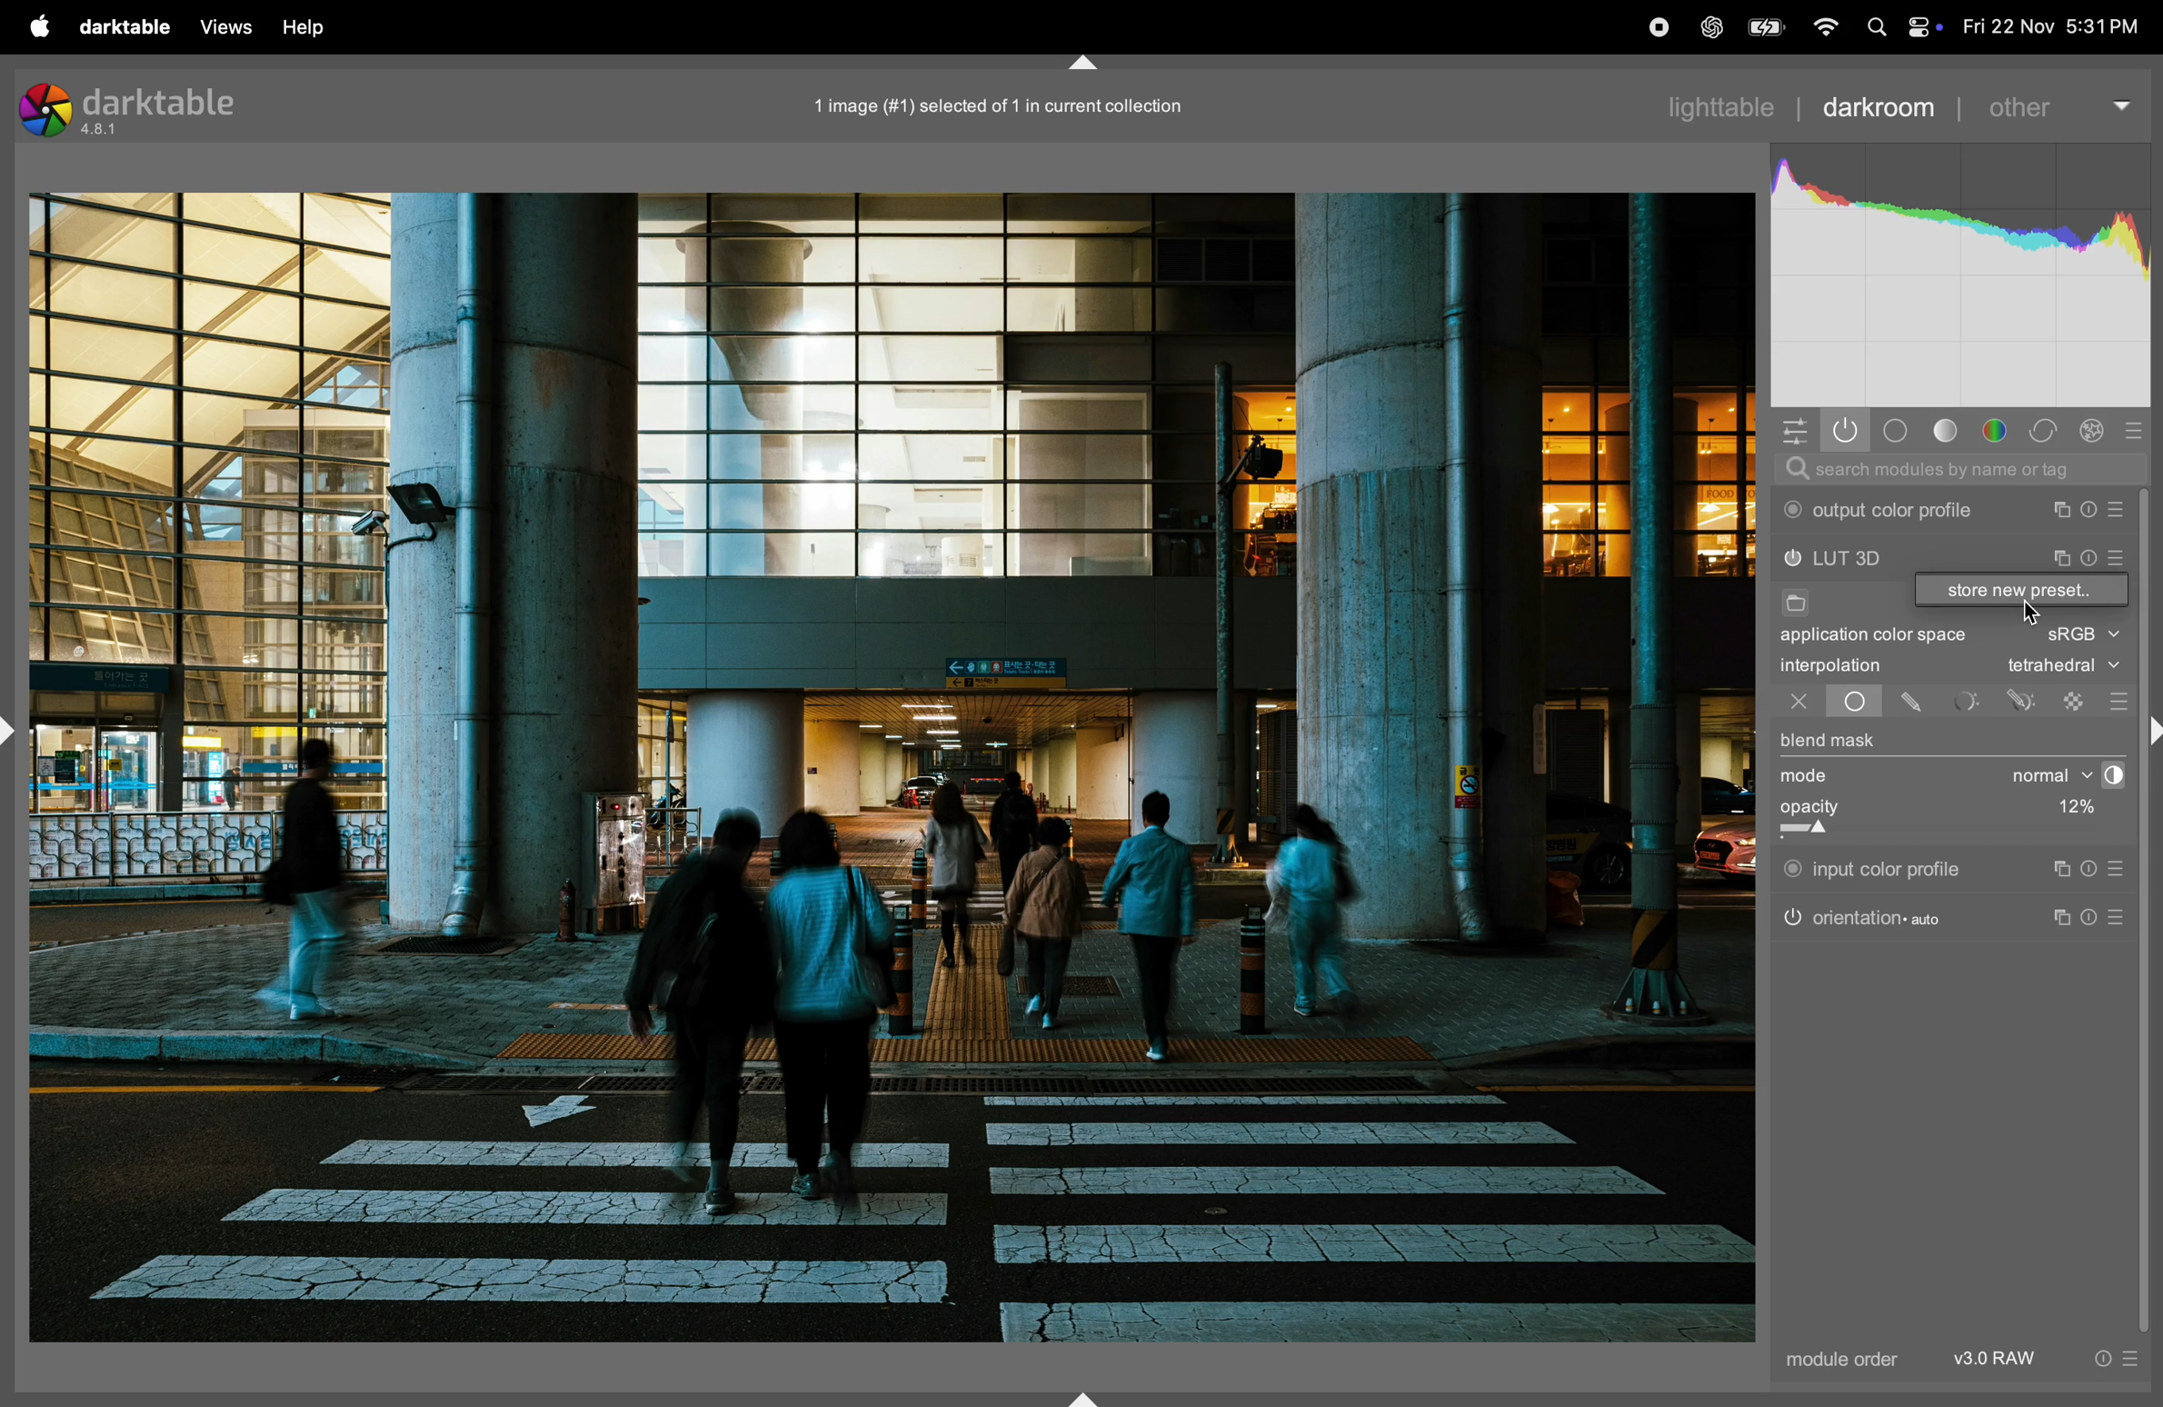 The height and width of the screenshot is (1407, 2163). I want to click on input color profile, so click(1874, 866).